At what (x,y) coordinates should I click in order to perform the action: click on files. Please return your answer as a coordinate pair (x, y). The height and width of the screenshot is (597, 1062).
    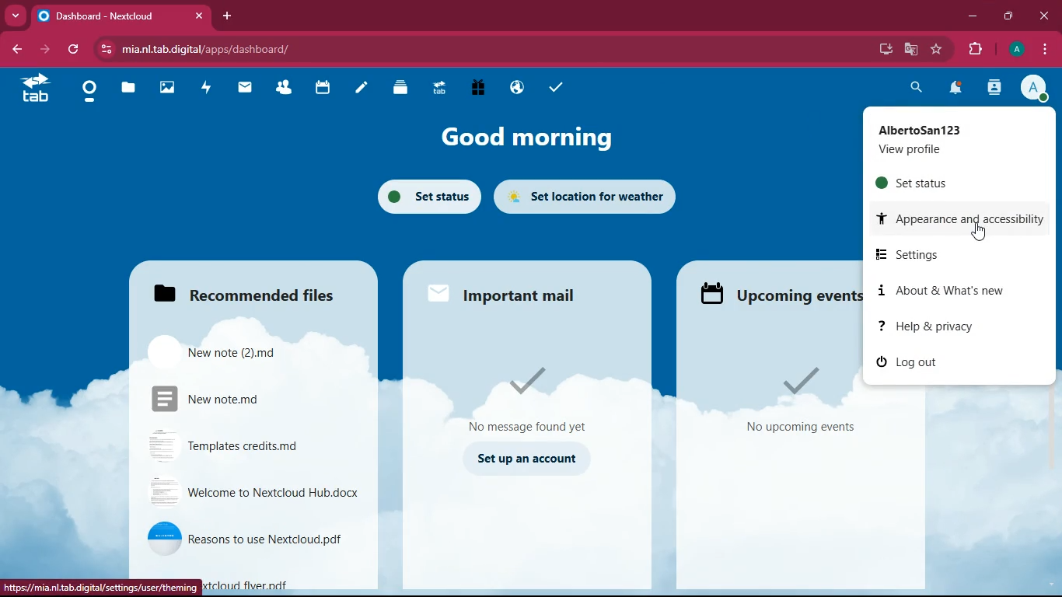
    Looking at the image, I should click on (250, 290).